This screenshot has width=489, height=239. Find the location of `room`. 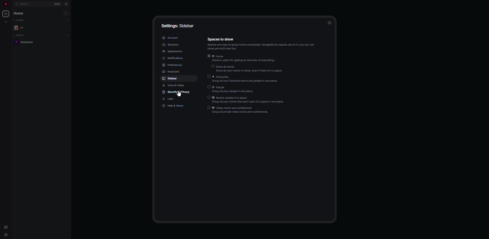

room is located at coordinates (25, 42).